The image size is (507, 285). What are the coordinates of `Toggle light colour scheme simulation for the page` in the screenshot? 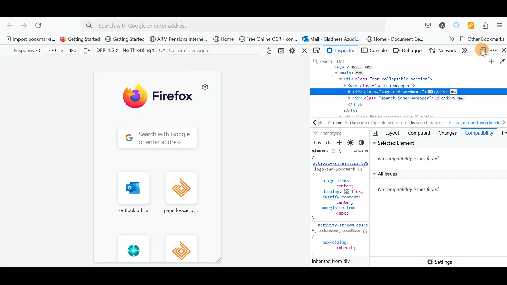 It's located at (352, 142).